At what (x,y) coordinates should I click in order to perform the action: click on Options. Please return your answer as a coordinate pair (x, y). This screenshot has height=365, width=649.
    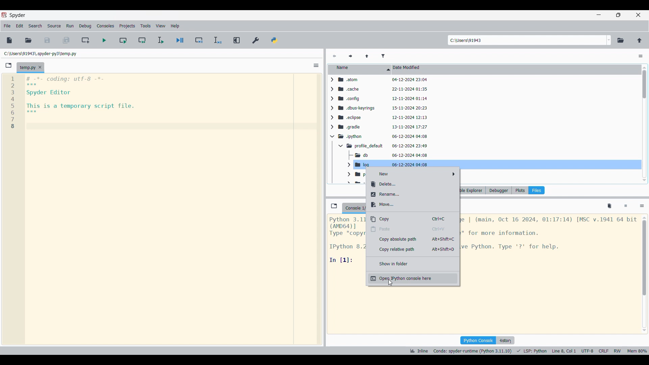
    Looking at the image, I should click on (316, 65).